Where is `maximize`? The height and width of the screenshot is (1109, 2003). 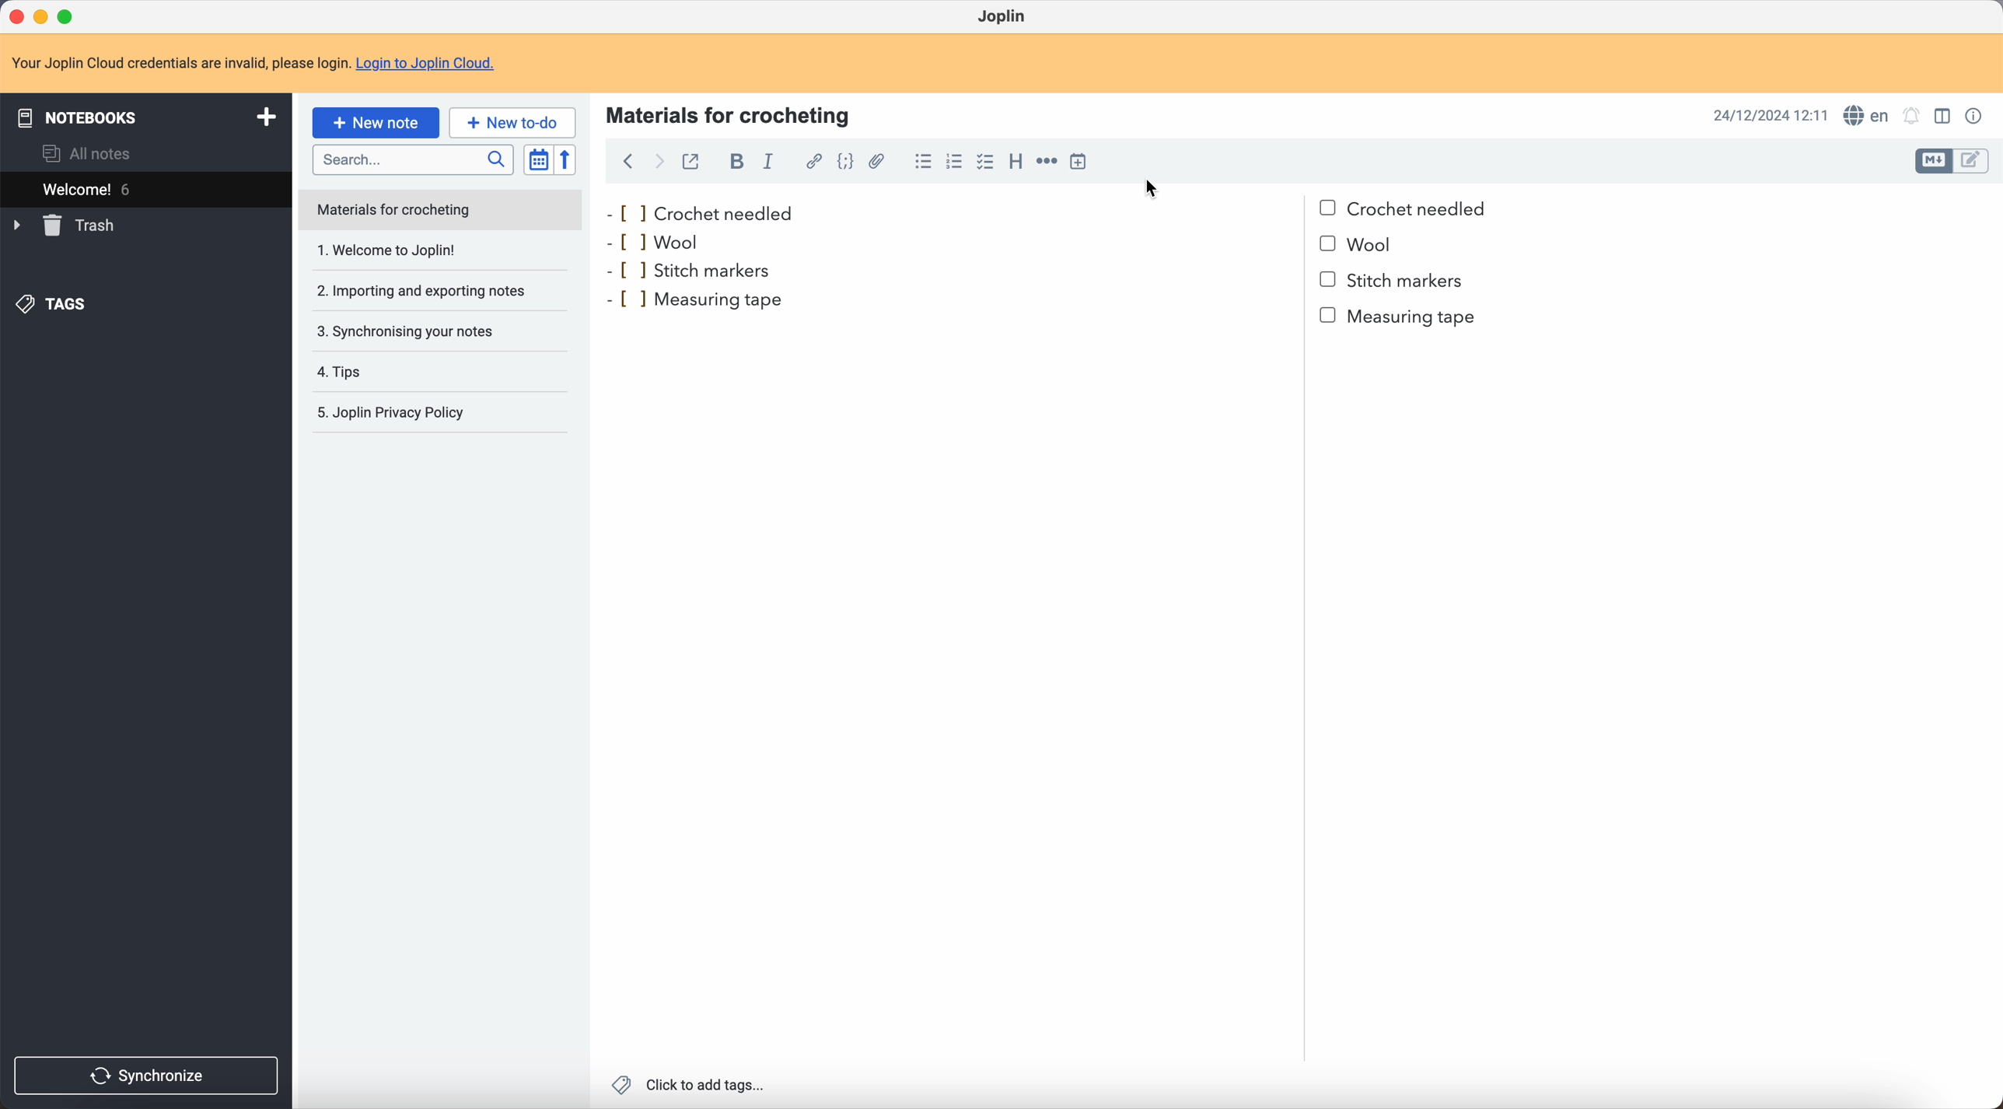 maximize is located at coordinates (69, 17).